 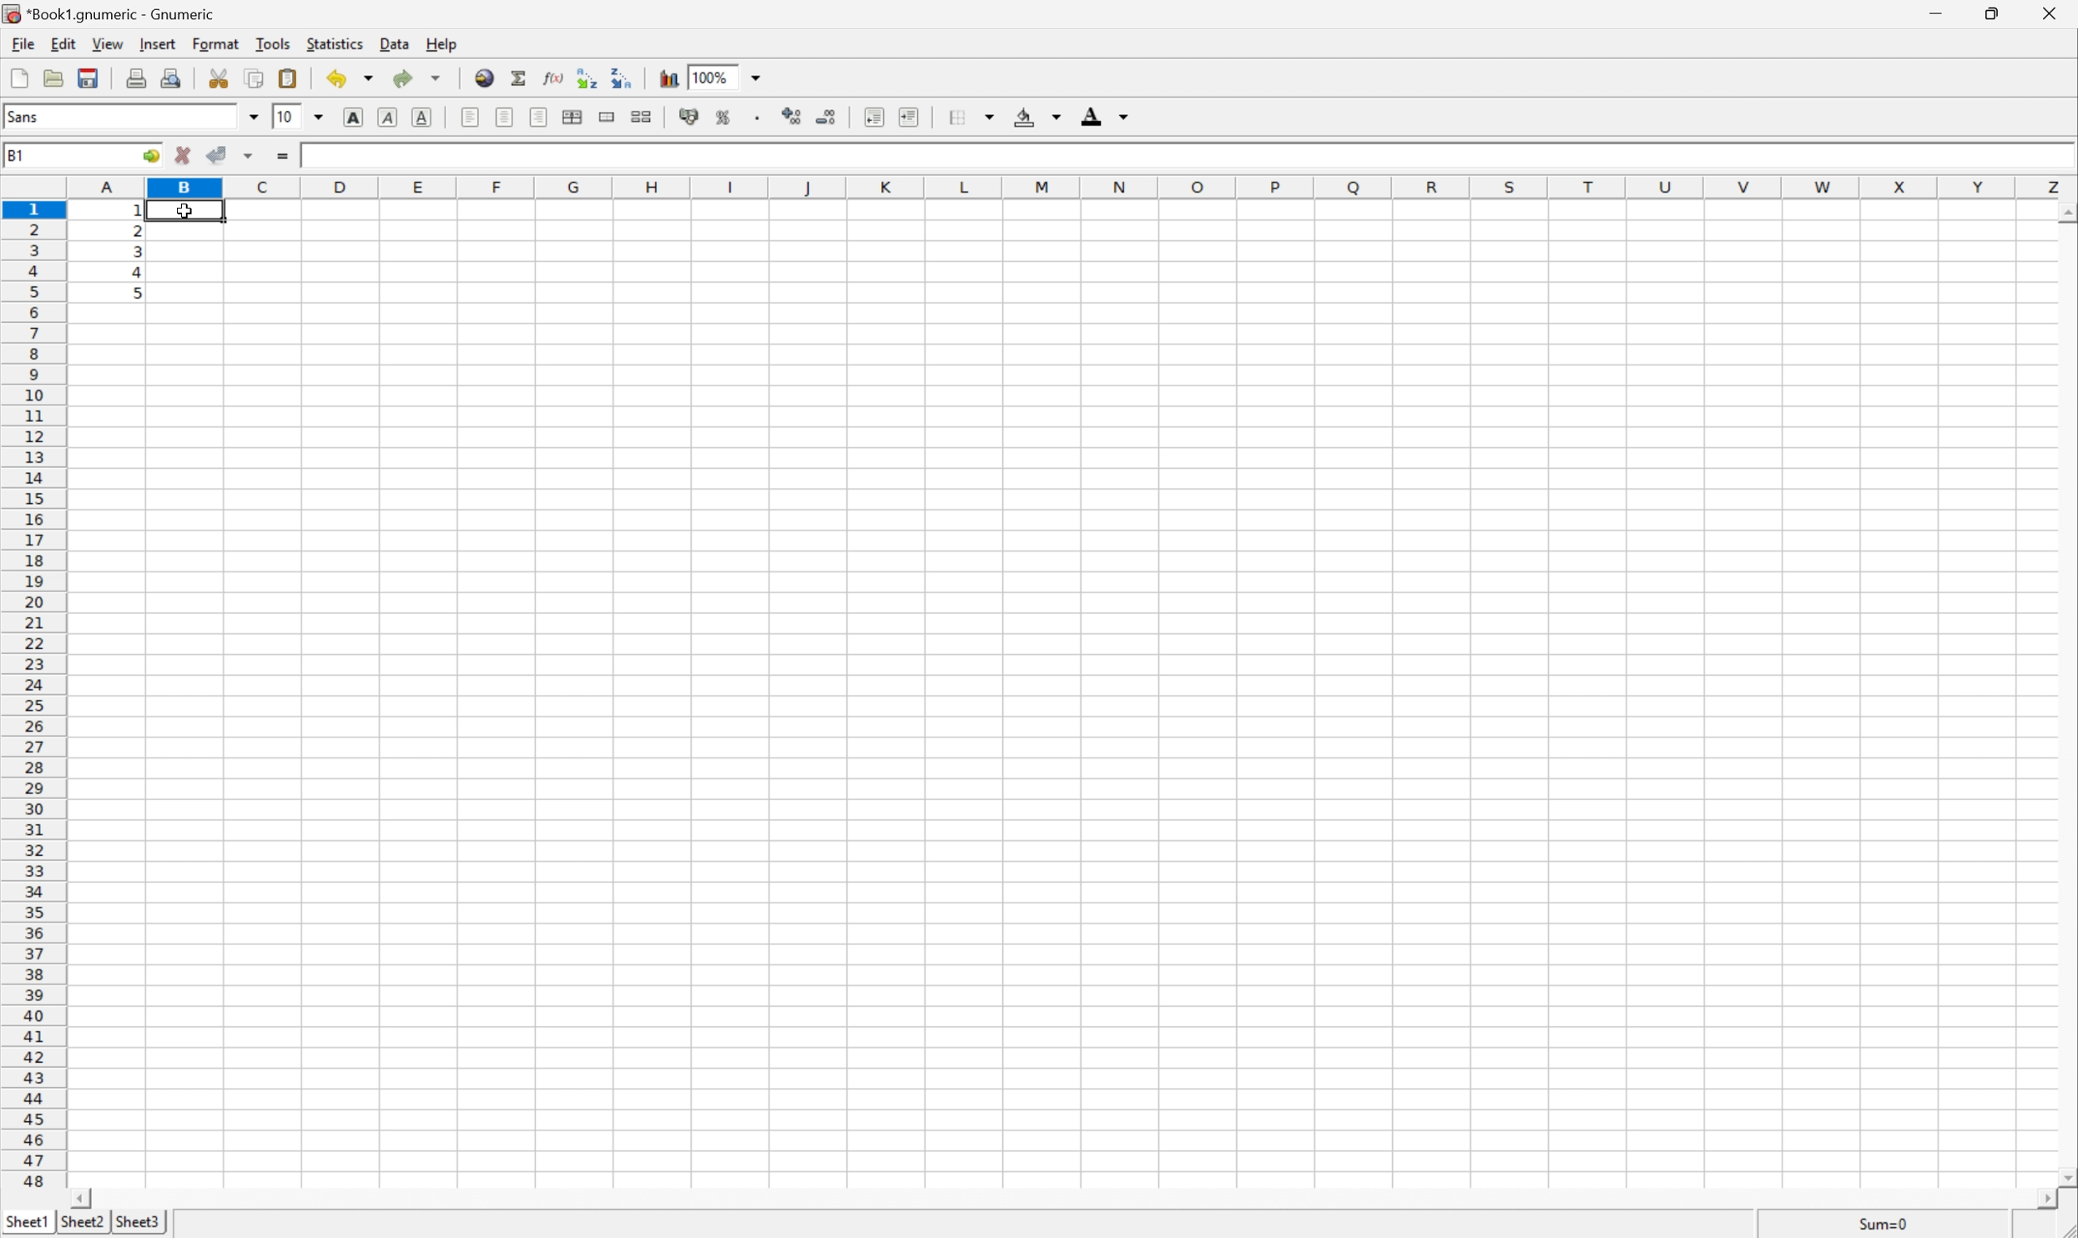 I want to click on Paste clipboard, so click(x=287, y=78).